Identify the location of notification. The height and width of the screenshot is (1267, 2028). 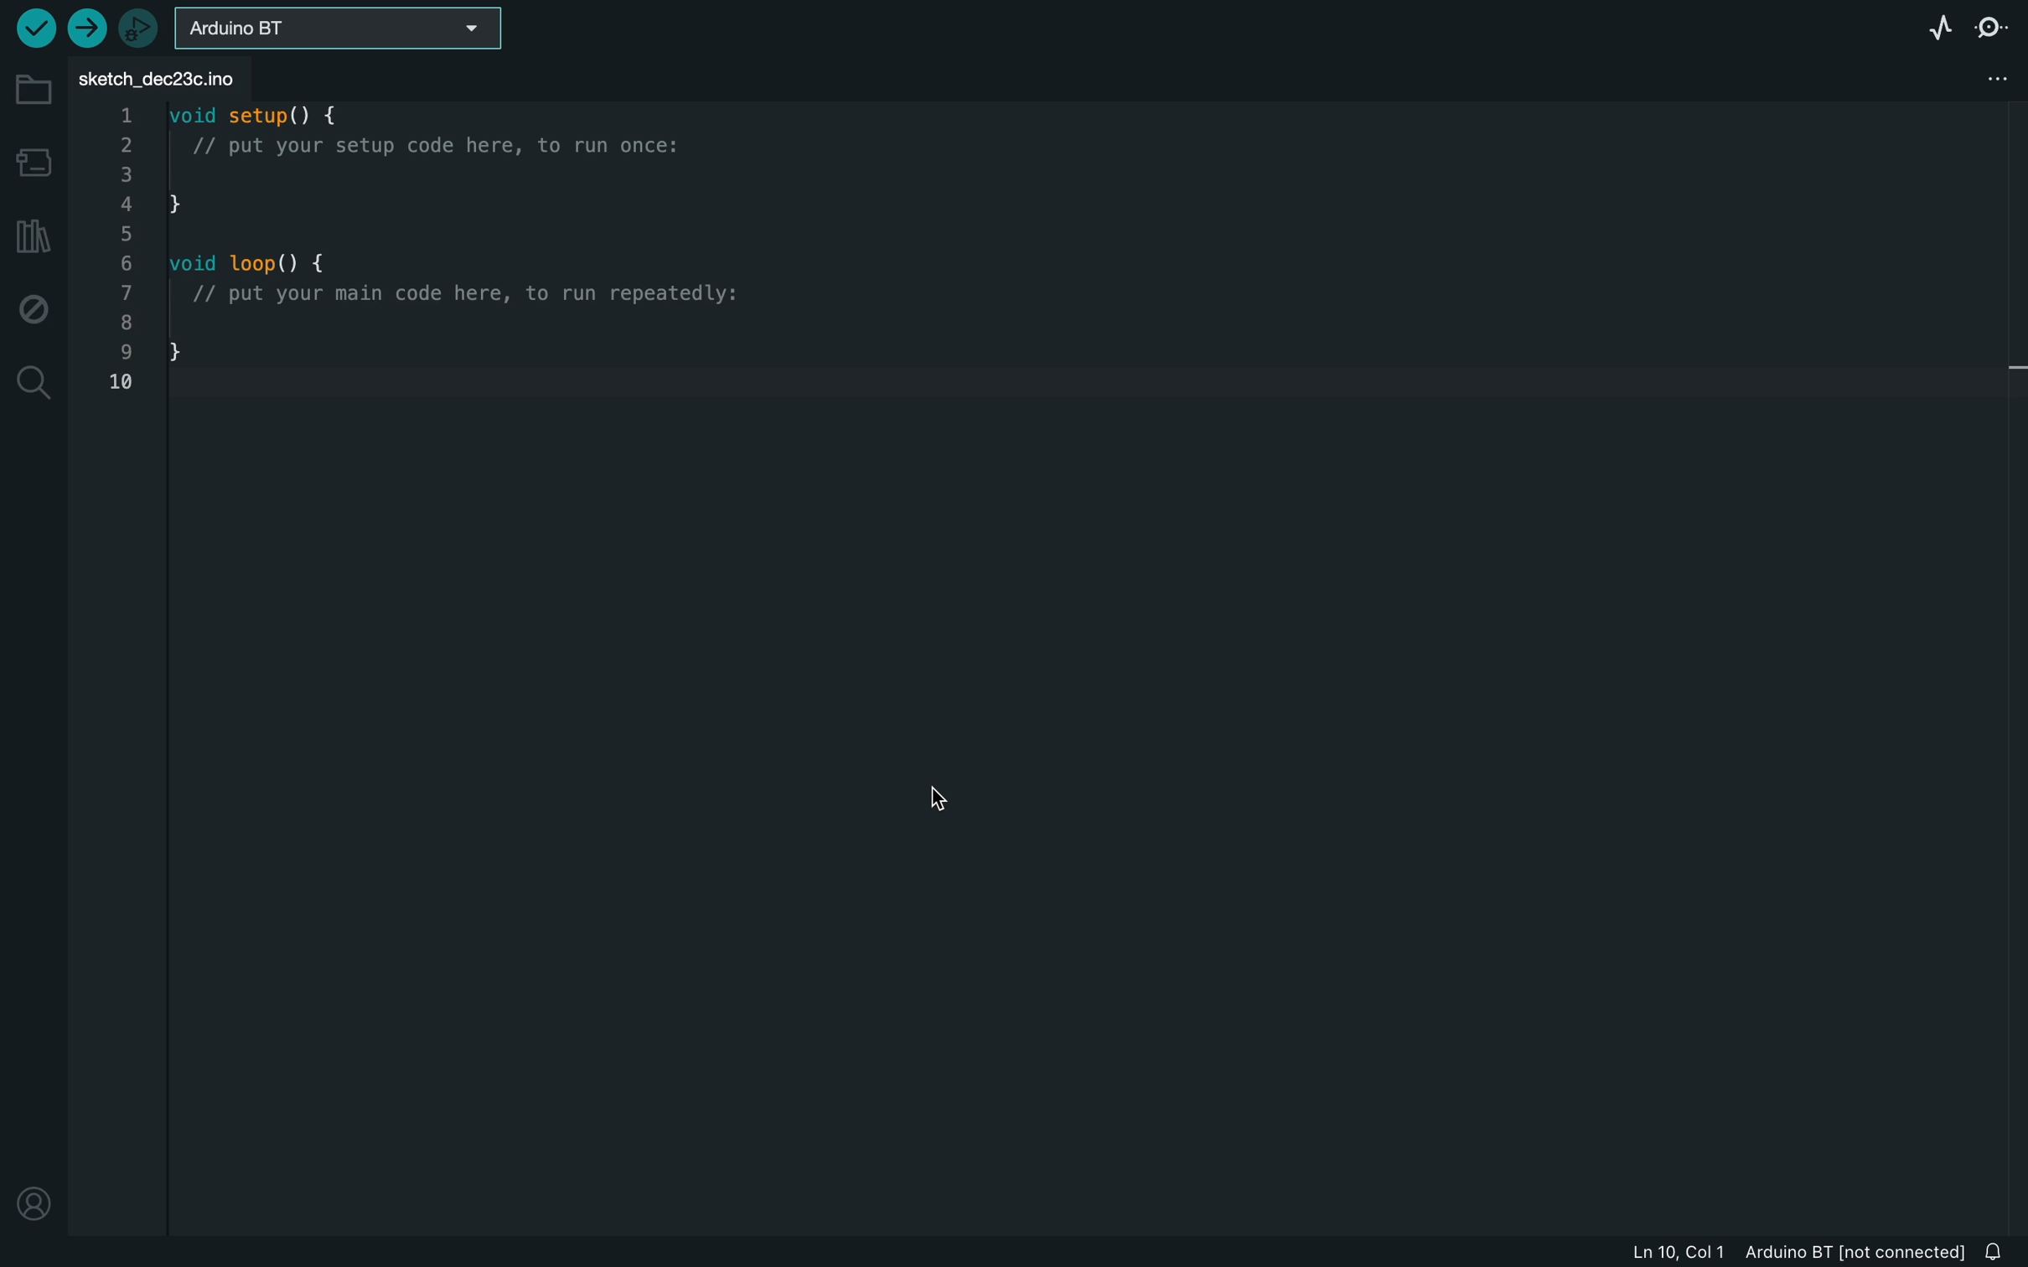
(1996, 1253).